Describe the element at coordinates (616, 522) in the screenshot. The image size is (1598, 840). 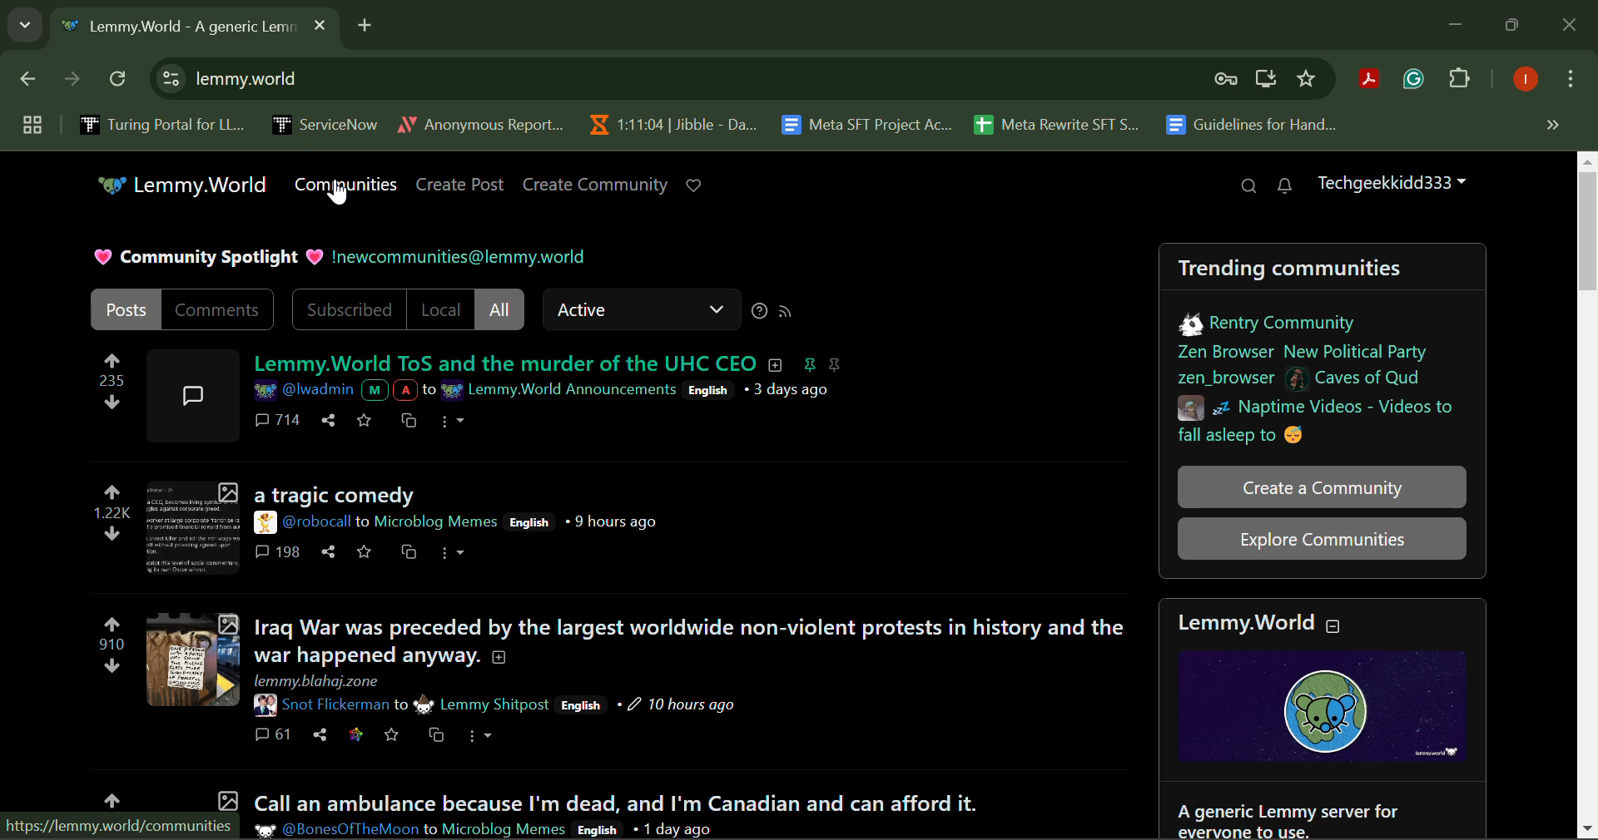
I see `9 hours ago` at that location.